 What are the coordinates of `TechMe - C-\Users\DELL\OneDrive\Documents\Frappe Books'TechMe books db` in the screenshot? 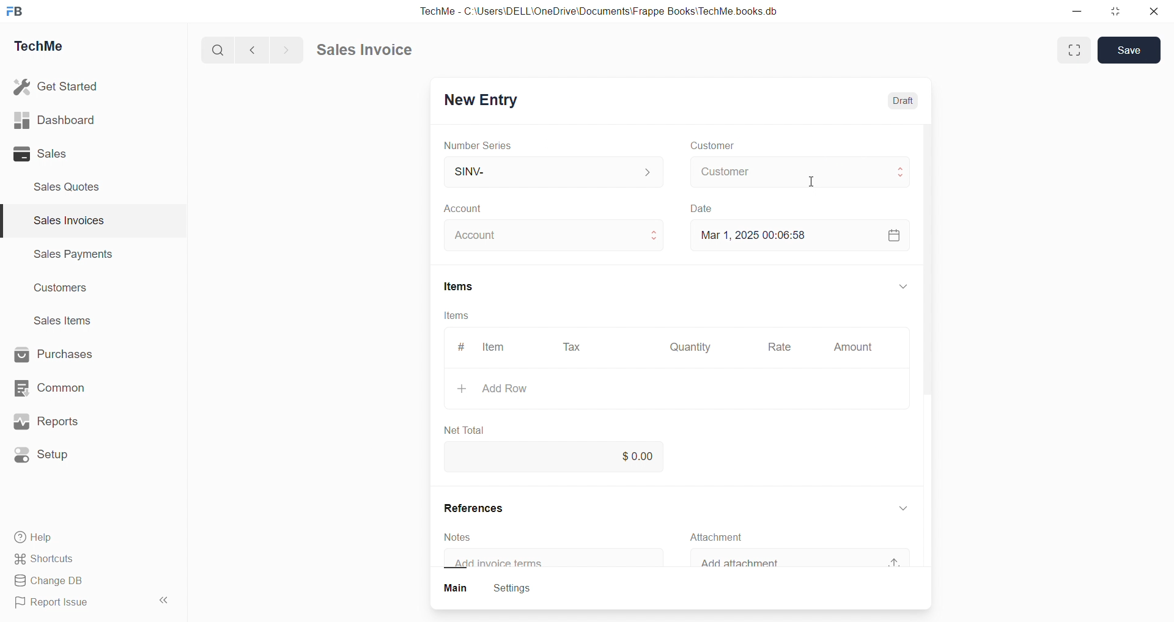 It's located at (611, 9).